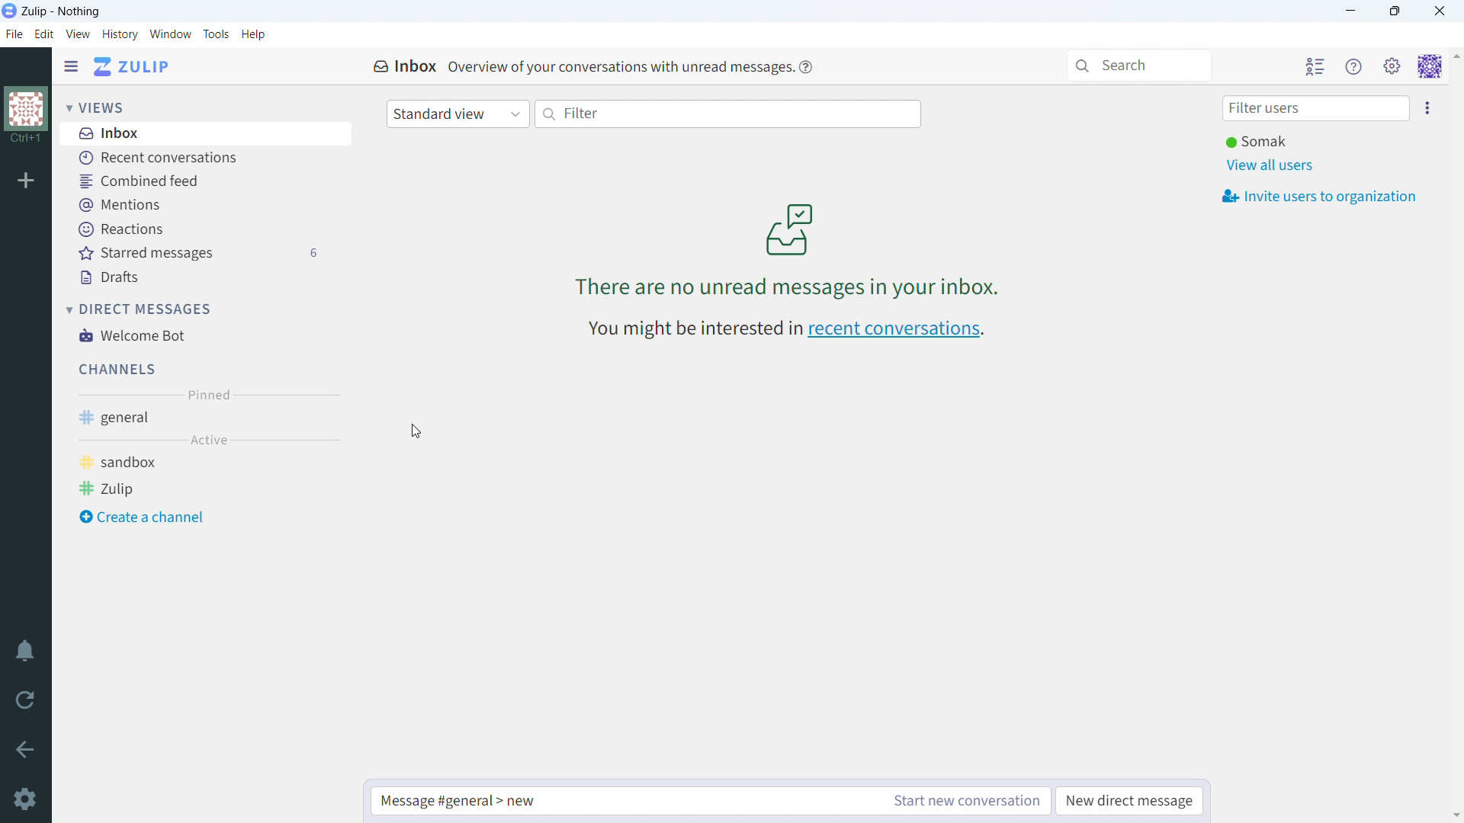 Image resolution: width=1464 pixels, height=823 pixels. Describe the element at coordinates (1269, 166) in the screenshot. I see `view all users` at that location.